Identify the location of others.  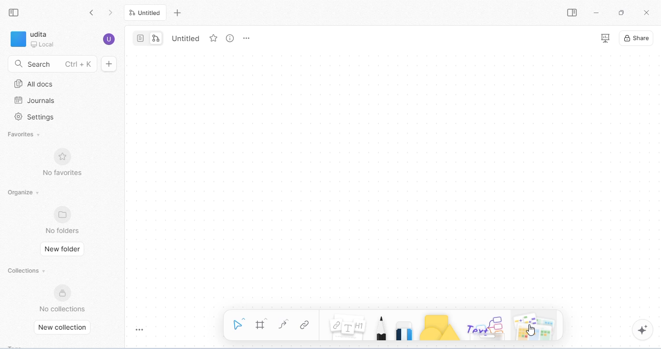
(487, 327).